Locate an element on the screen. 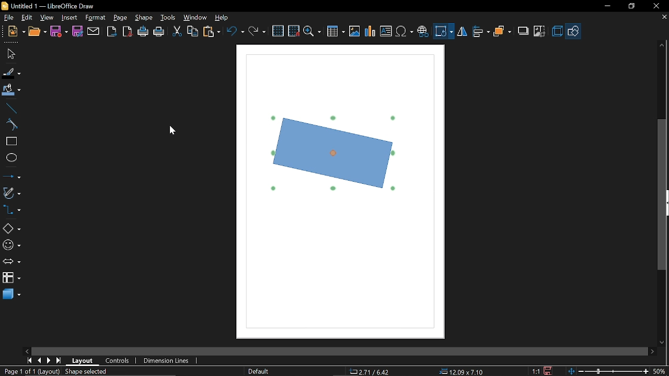 This screenshot has width=669, height=376. arrows is located at coordinates (11, 263).